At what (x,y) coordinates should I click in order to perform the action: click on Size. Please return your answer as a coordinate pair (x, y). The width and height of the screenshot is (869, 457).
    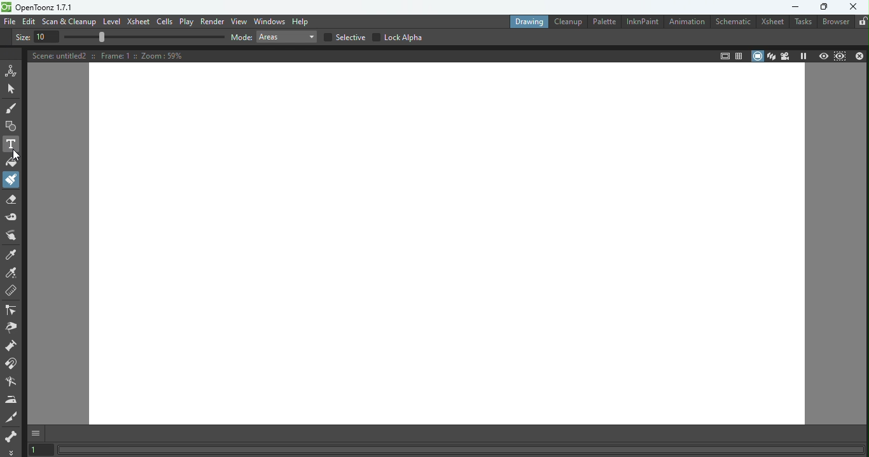
    Looking at the image, I should click on (22, 37).